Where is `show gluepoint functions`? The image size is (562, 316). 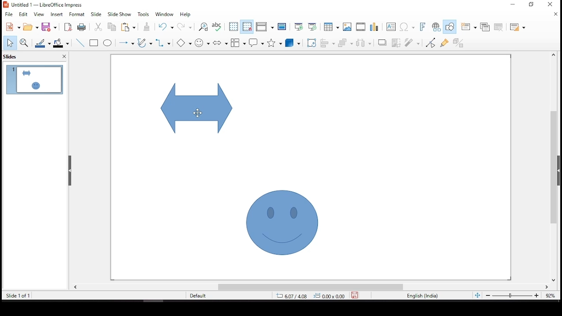 show gluepoint functions is located at coordinates (444, 43).